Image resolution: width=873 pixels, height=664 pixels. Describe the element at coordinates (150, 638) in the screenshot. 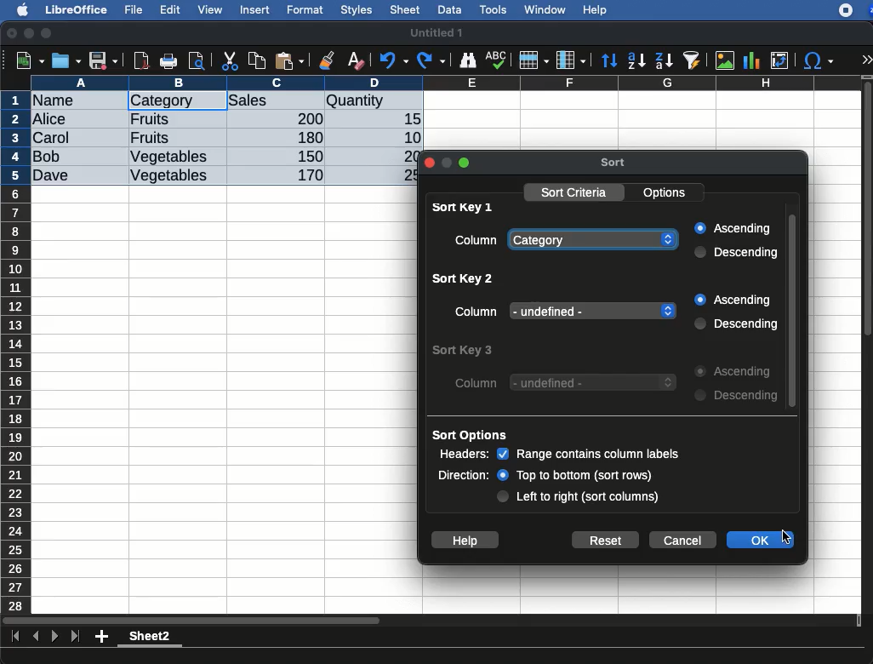

I see `sheet 2` at that location.